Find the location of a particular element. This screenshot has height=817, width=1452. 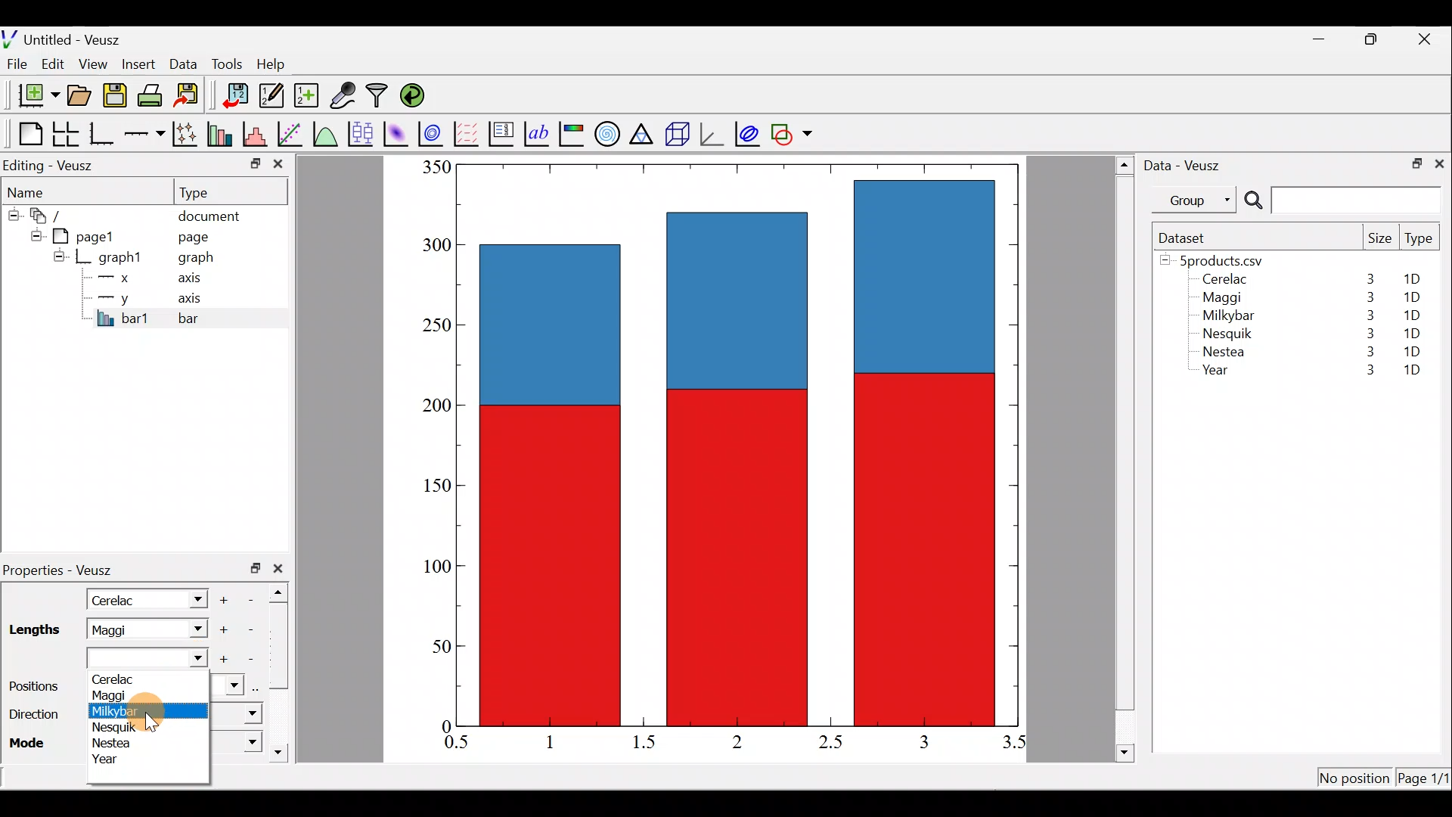

1D is located at coordinates (1414, 331).